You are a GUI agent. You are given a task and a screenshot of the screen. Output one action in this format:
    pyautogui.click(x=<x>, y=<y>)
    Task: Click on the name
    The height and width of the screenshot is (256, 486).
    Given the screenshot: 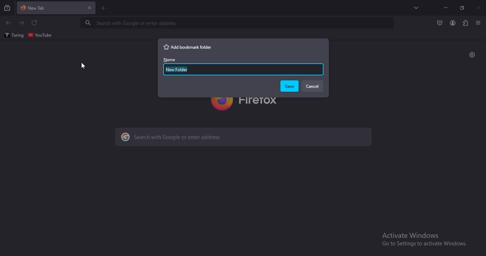 What is the action you would take?
    pyautogui.click(x=169, y=59)
    